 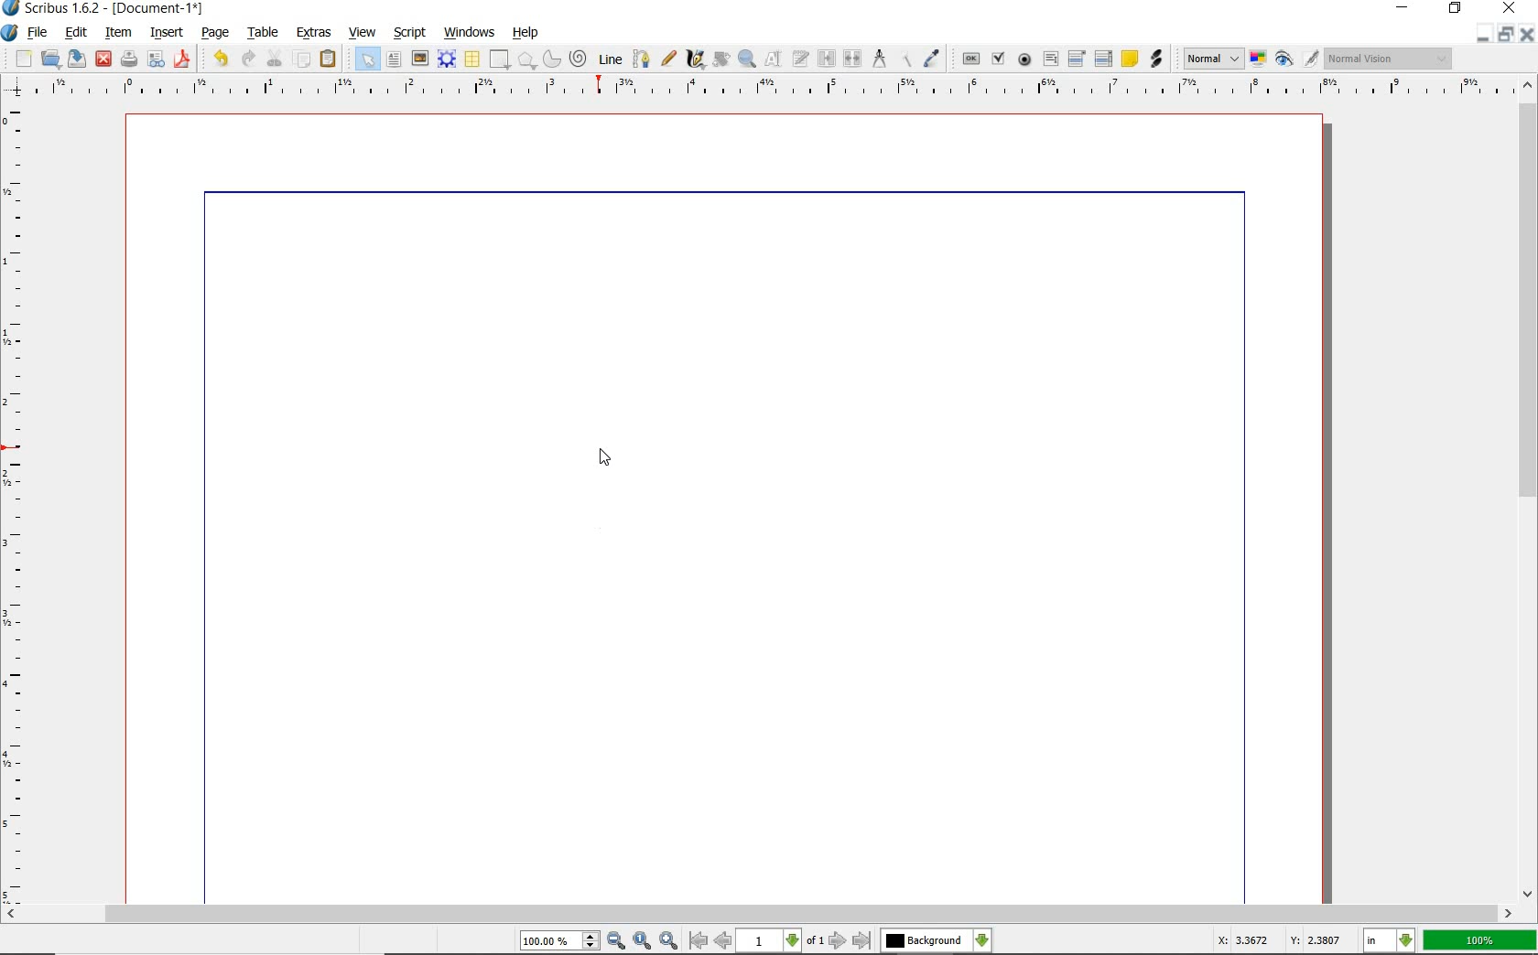 What do you see at coordinates (1049, 59) in the screenshot?
I see `pdf text field` at bounding box center [1049, 59].